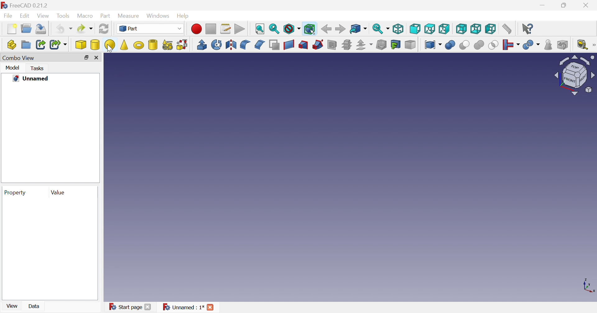 This screenshot has width=597, height=313. Describe the element at coordinates (12, 44) in the screenshot. I see `Create part` at that location.